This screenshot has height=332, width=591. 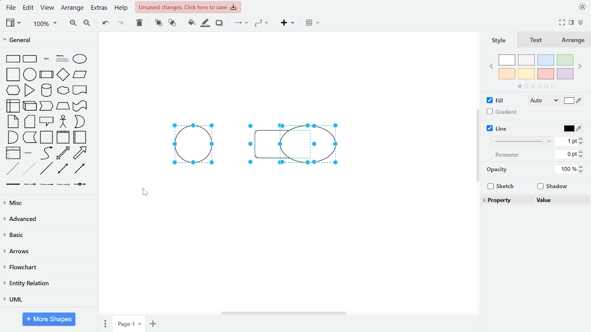 What do you see at coordinates (476, 145) in the screenshot?
I see `vertical scrollbar` at bounding box center [476, 145].